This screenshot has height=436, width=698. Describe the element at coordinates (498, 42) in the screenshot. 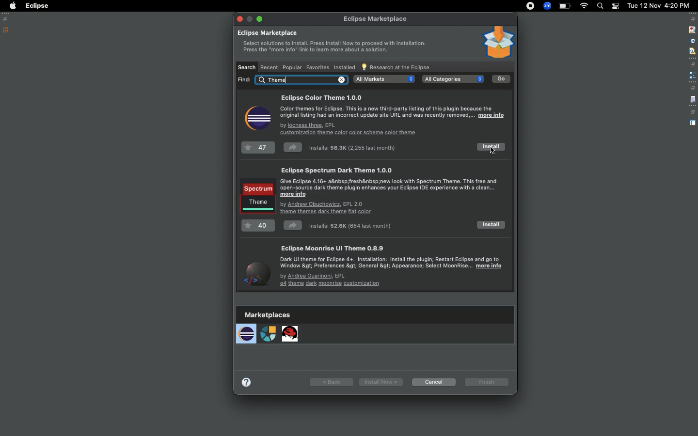

I see `Icon` at that location.